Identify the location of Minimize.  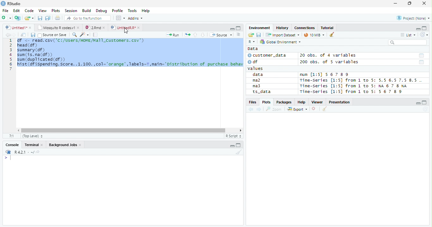
(231, 28).